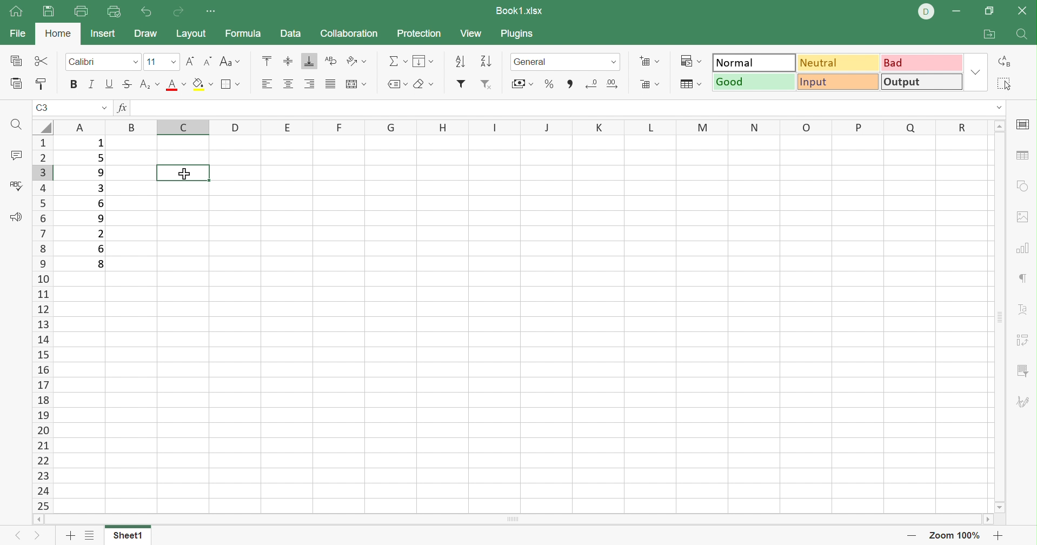 The height and width of the screenshot is (545, 1037). I want to click on 3, so click(102, 188).